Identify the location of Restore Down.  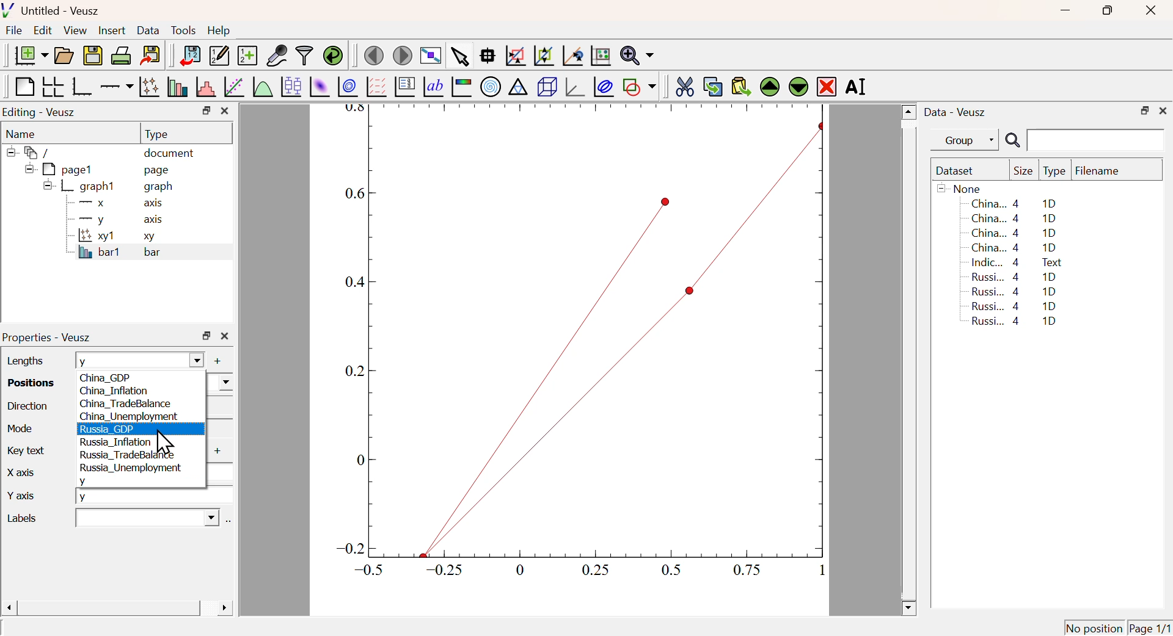
(206, 110).